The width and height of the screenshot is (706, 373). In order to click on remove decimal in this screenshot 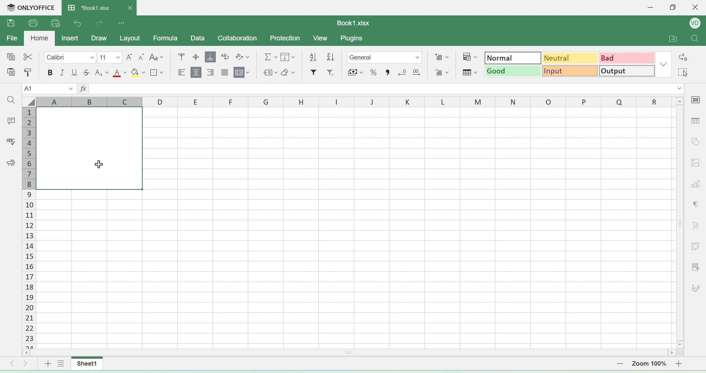, I will do `click(403, 72)`.